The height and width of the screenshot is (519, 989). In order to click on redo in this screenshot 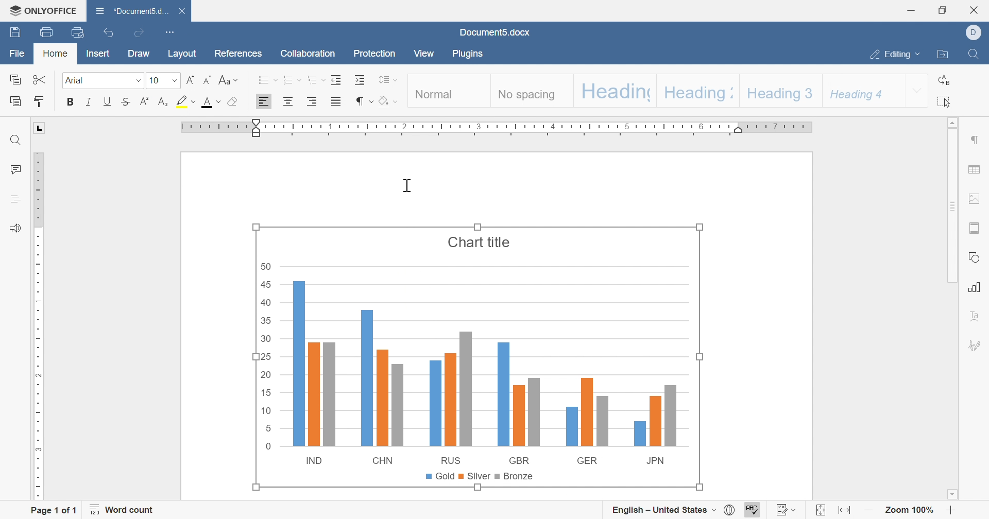, I will do `click(139, 32)`.